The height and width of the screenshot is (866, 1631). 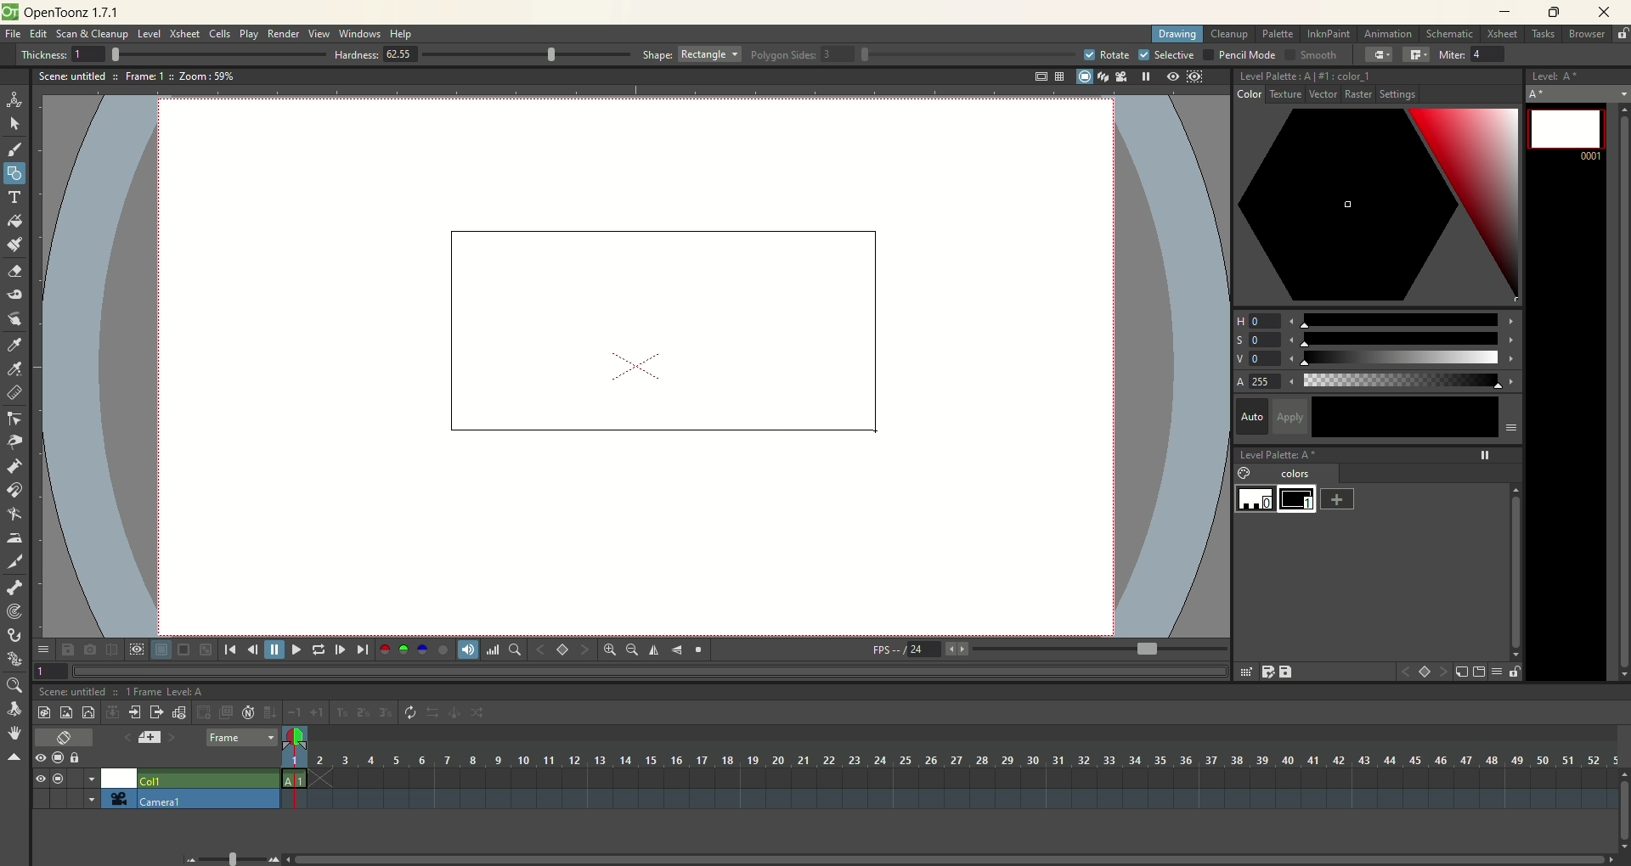 What do you see at coordinates (365, 713) in the screenshot?
I see `reframe on 2's` at bounding box center [365, 713].